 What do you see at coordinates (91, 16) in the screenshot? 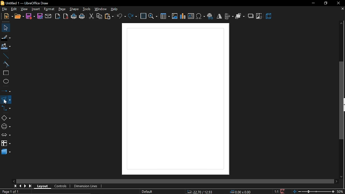
I see `cut ` at bounding box center [91, 16].